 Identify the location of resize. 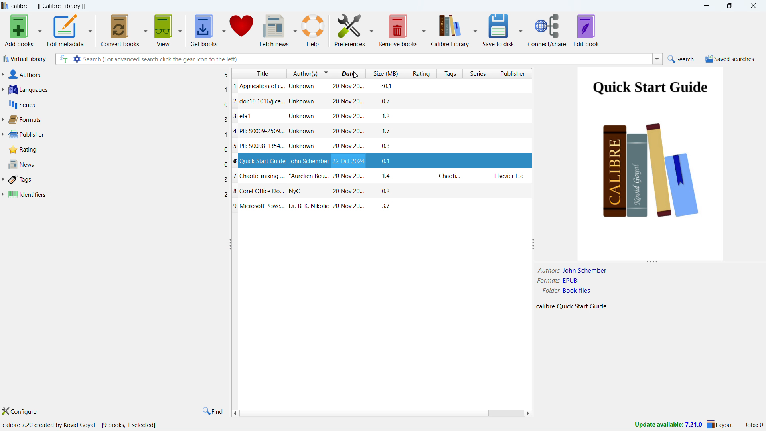
(533, 245).